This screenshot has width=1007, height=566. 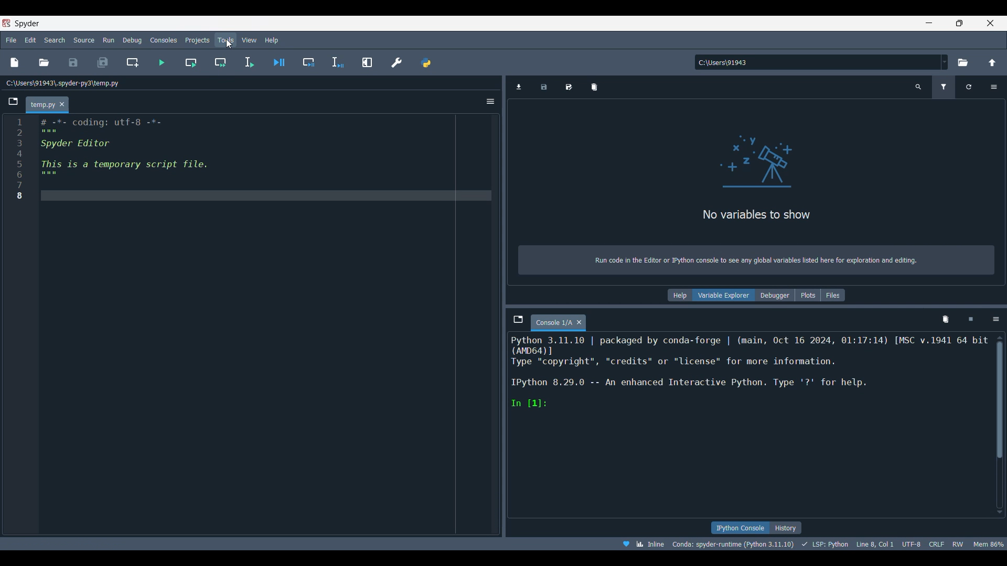 What do you see at coordinates (133, 62) in the screenshot?
I see `Create new cell at the current line` at bounding box center [133, 62].